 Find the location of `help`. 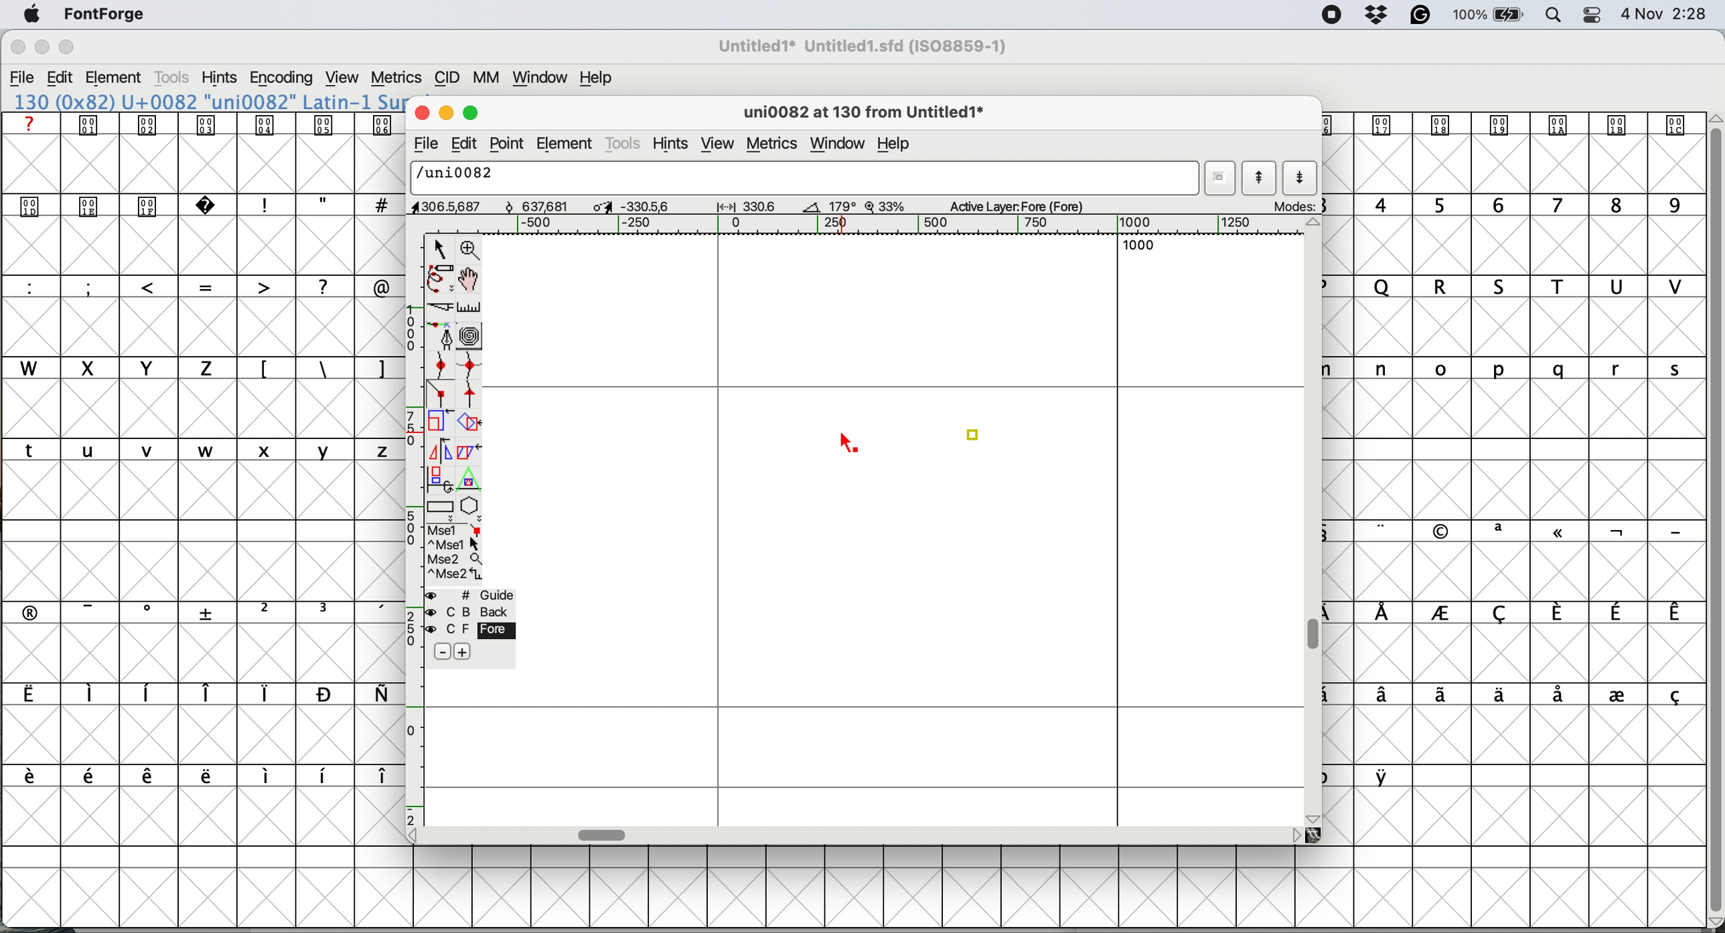

help is located at coordinates (897, 146).